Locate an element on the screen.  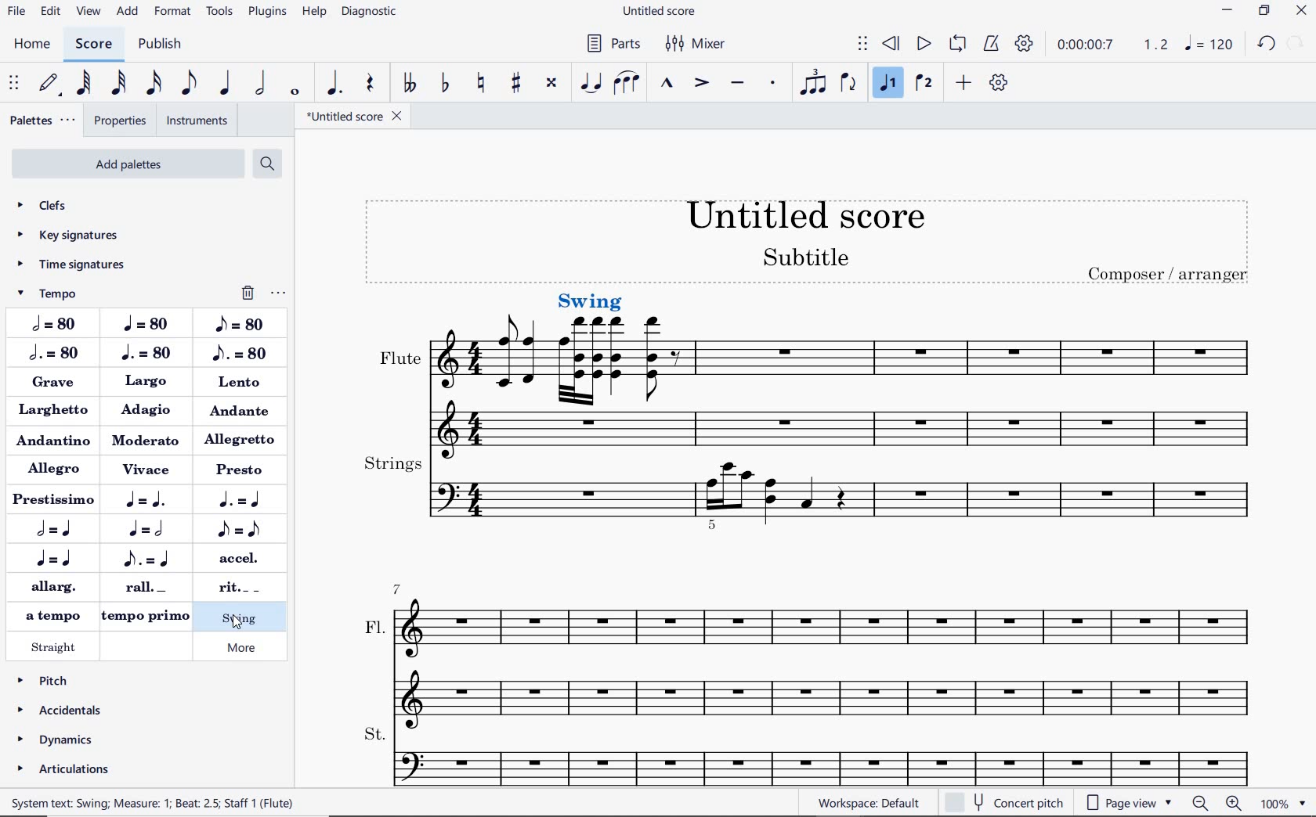
16TH NOTE is located at coordinates (154, 86).